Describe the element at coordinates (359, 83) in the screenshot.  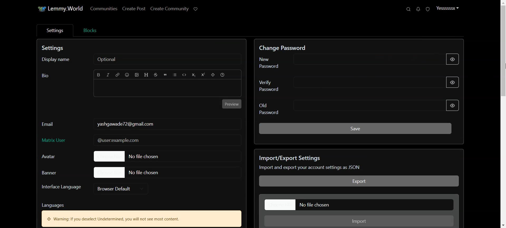
I see `Verify password` at that location.